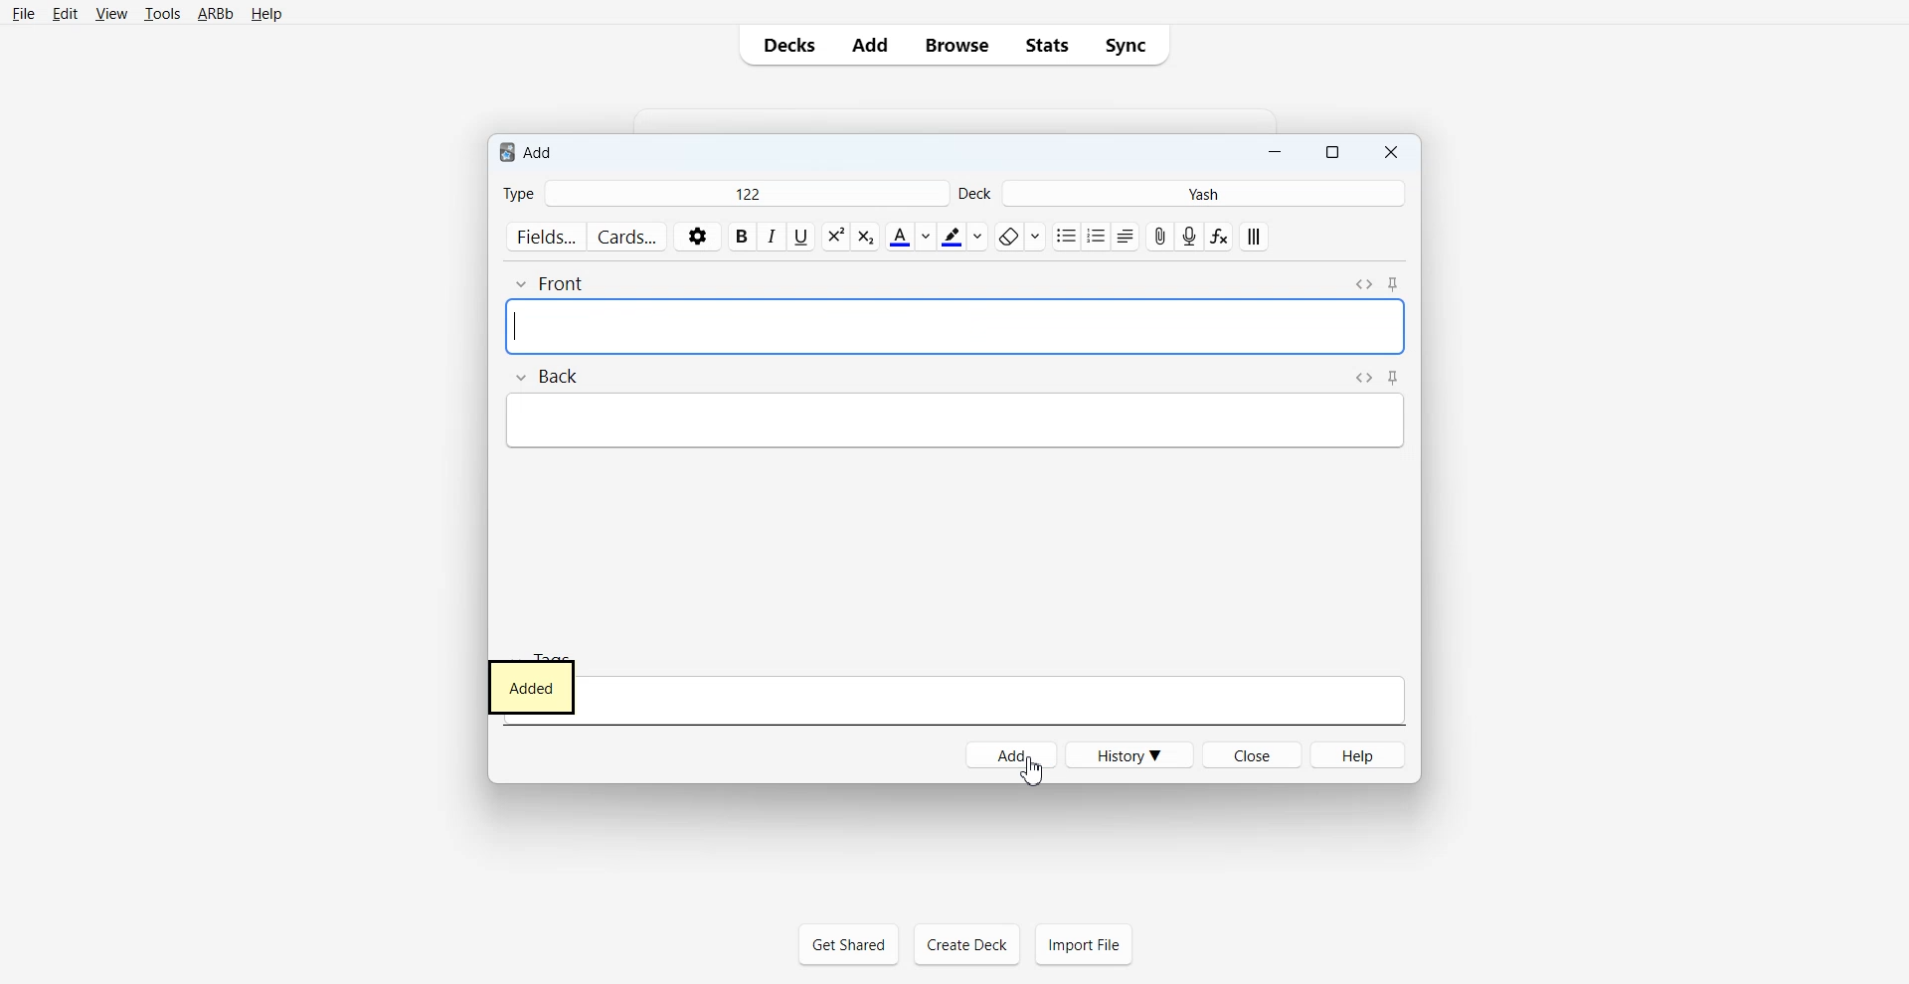  I want to click on underline, so click(800, 246).